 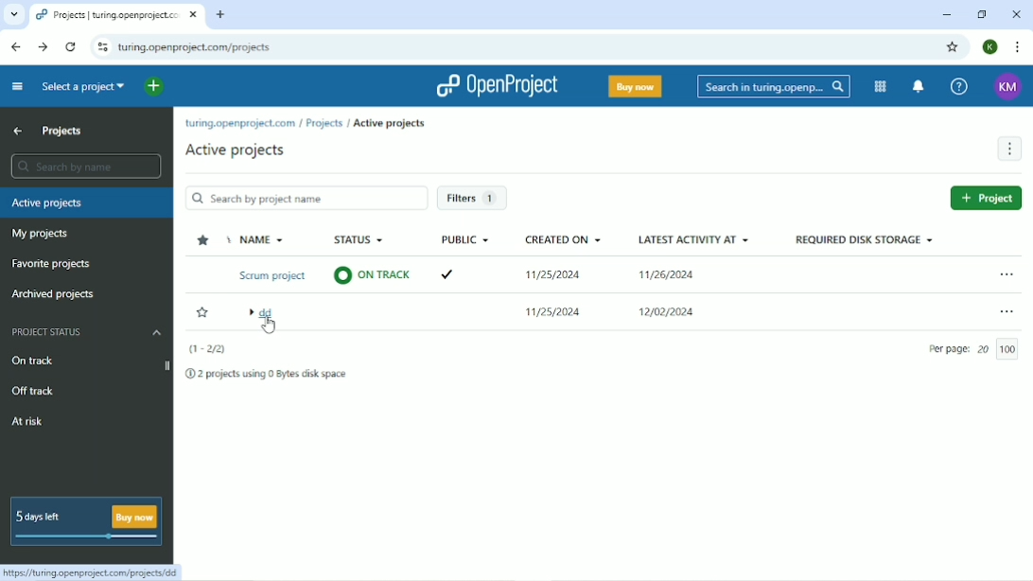 What do you see at coordinates (992, 46) in the screenshot?
I see `Account` at bounding box center [992, 46].